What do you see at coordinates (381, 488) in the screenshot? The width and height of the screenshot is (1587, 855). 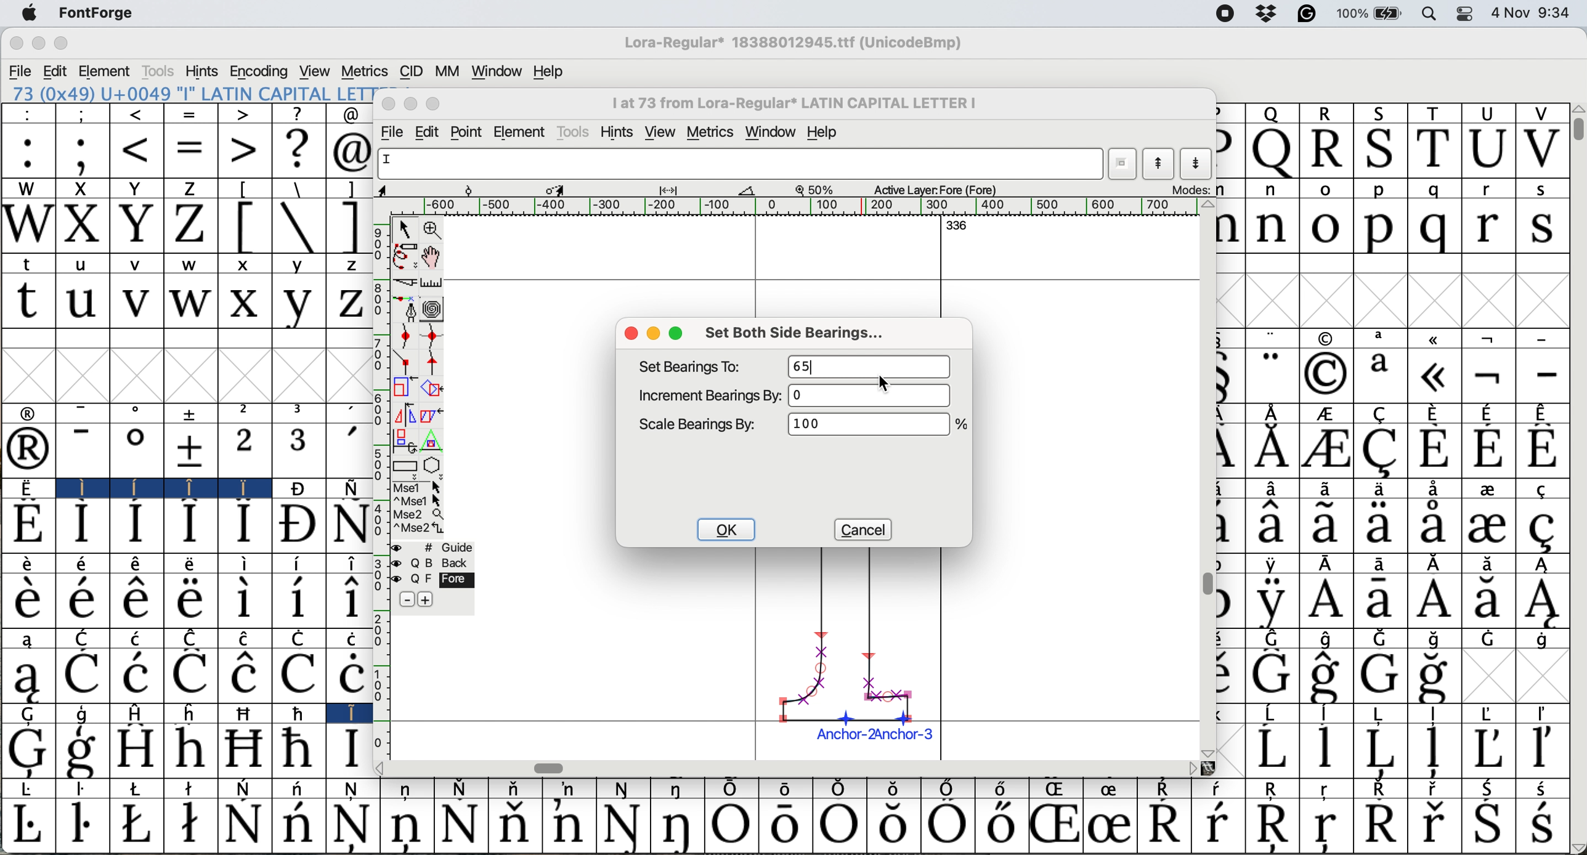 I see `vertical scale` at bounding box center [381, 488].